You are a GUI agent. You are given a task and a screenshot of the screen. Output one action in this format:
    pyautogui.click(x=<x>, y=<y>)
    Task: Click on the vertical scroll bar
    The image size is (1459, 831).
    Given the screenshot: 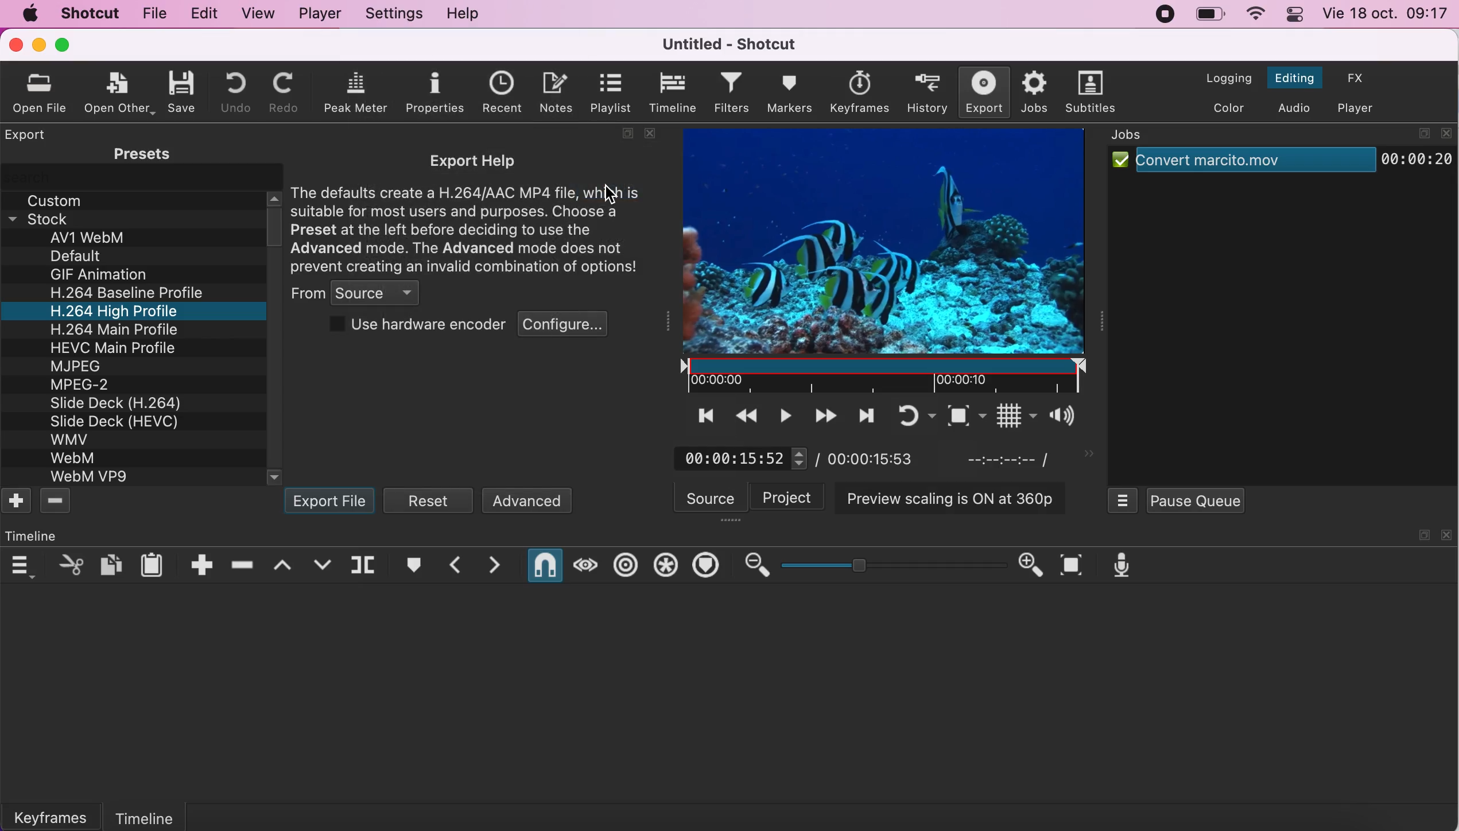 What is the action you would take?
    pyautogui.click(x=275, y=224)
    